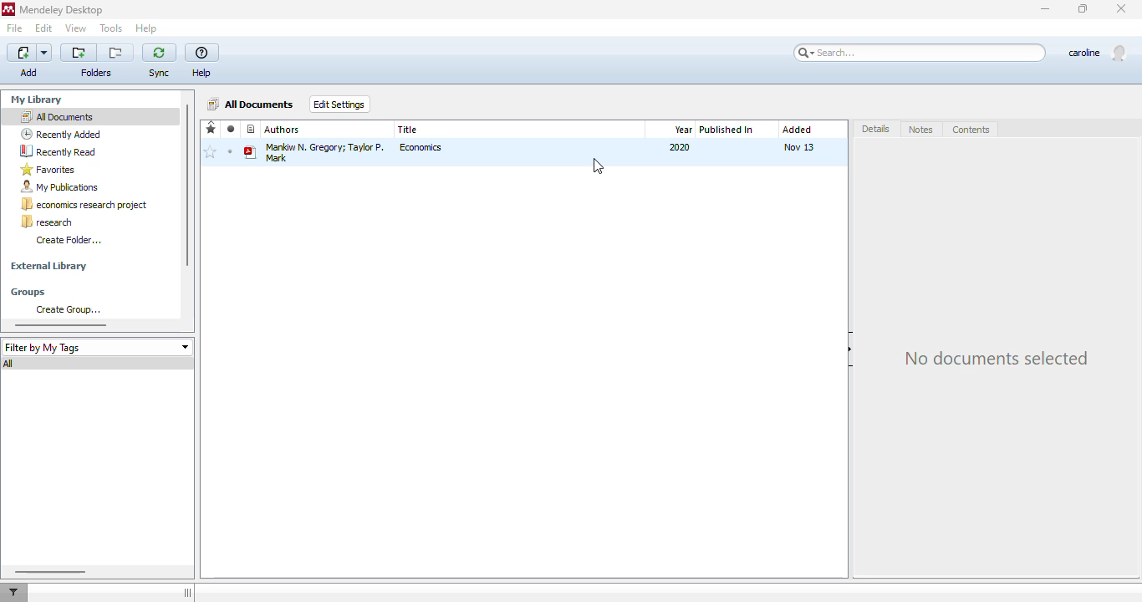 The width and height of the screenshot is (1142, 602). I want to click on cursor, so click(598, 166).